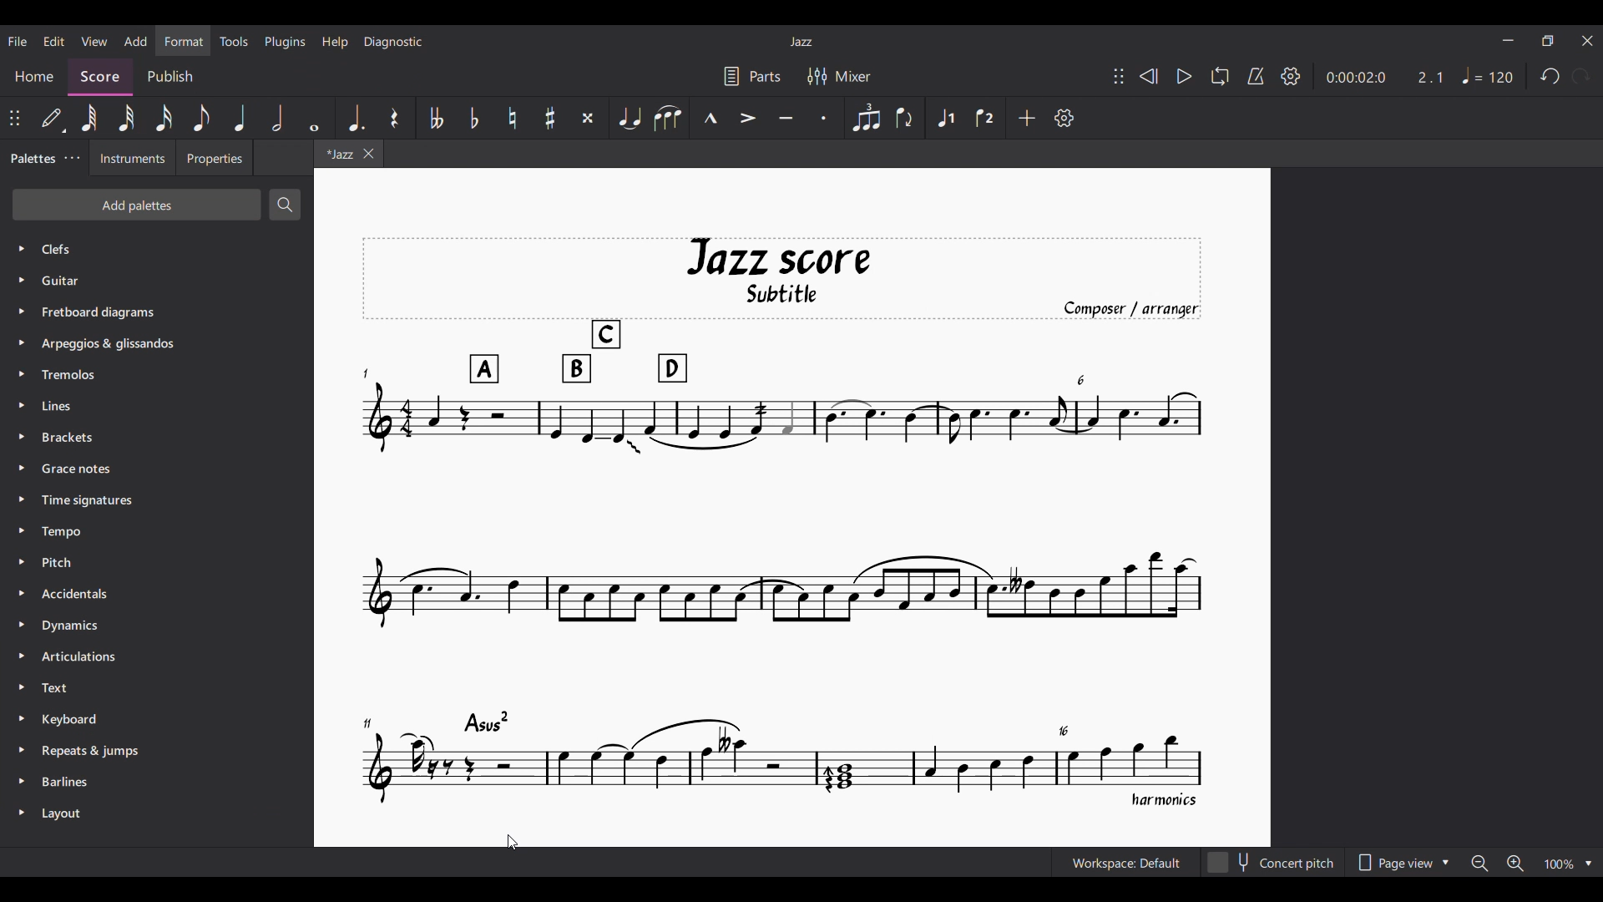 This screenshot has height=902, width=1603. I want to click on 8th note, so click(201, 118).